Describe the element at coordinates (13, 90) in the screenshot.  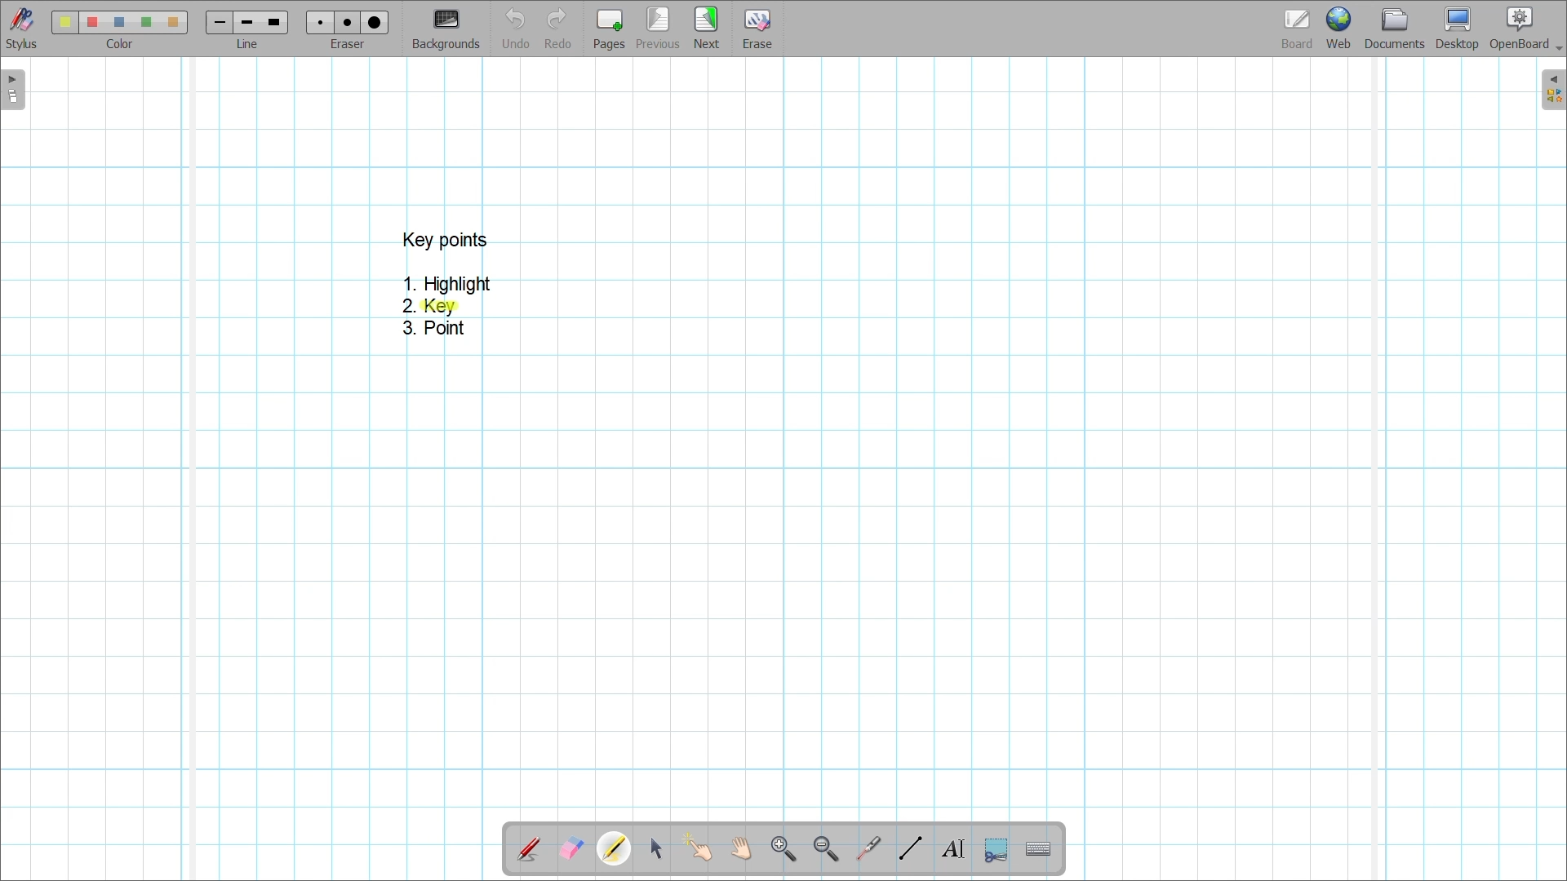
I see `Left sidebar` at that location.